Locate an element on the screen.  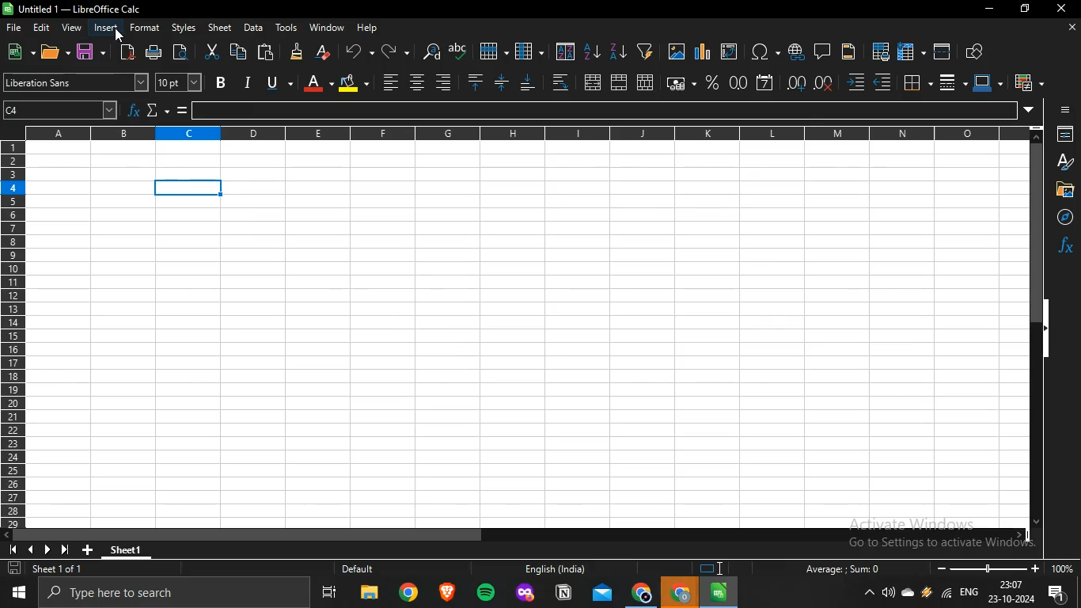
oom is located at coordinates (1003, 567).